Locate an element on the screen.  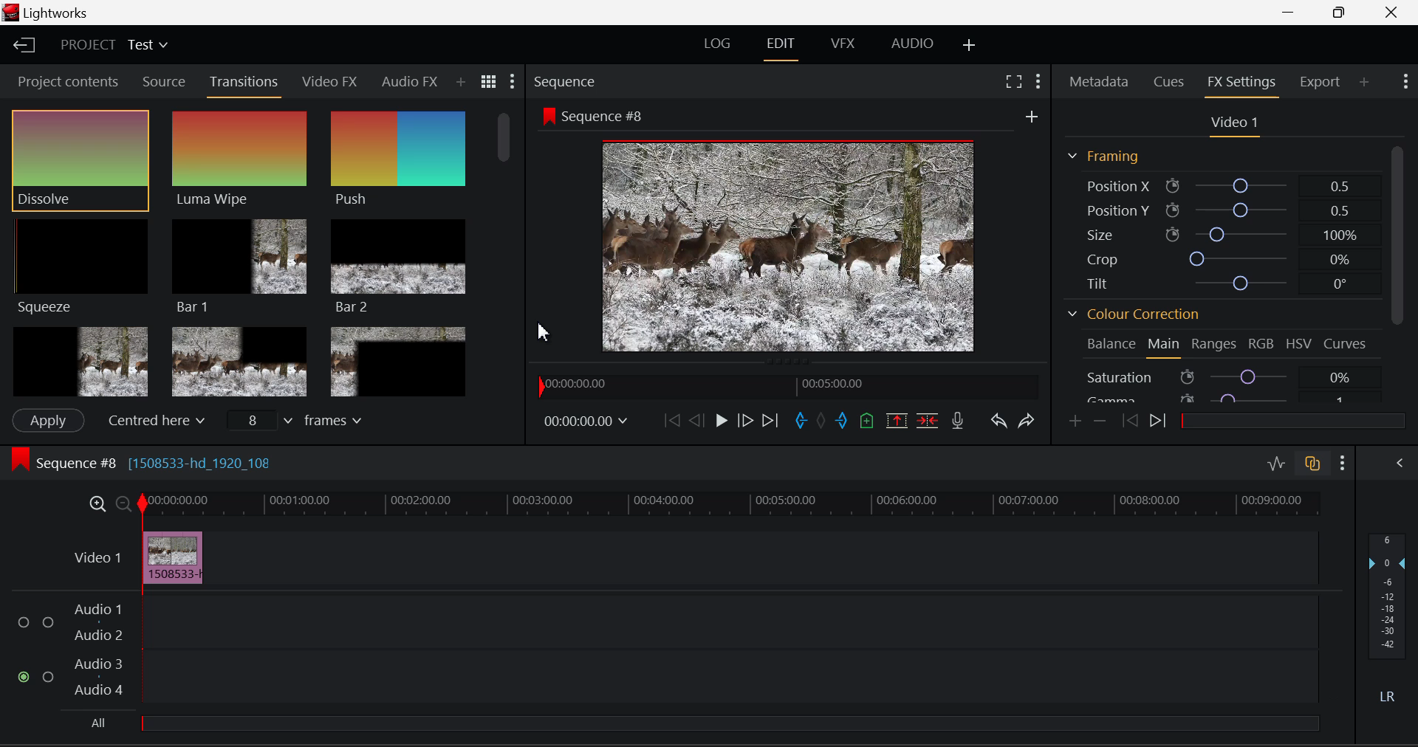
Undo is located at coordinates (998, 420).